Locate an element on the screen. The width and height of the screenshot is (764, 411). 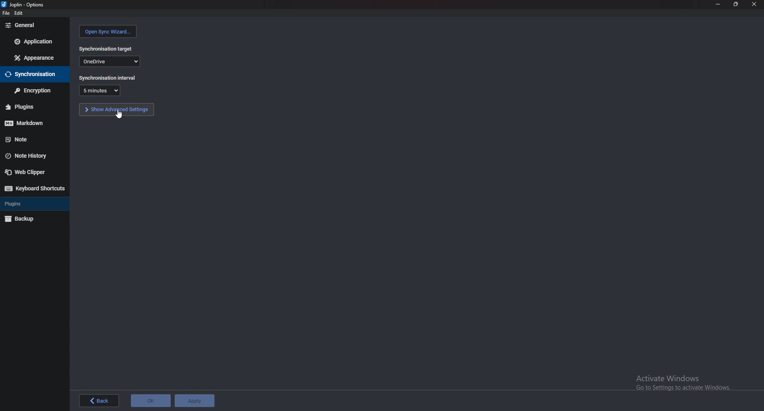
ok is located at coordinates (150, 401).